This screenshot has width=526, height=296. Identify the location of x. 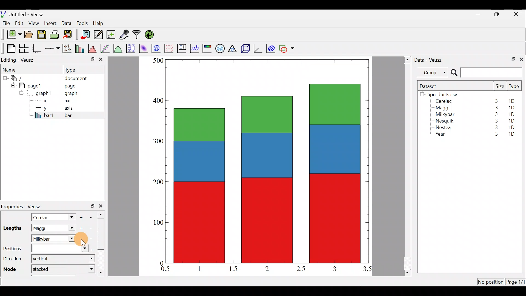
(42, 101).